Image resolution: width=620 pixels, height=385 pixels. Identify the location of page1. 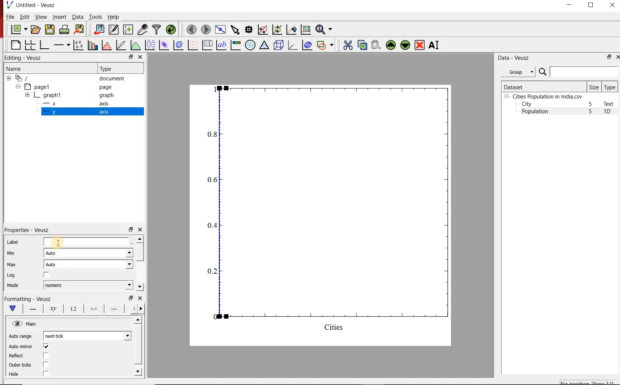
(66, 87).